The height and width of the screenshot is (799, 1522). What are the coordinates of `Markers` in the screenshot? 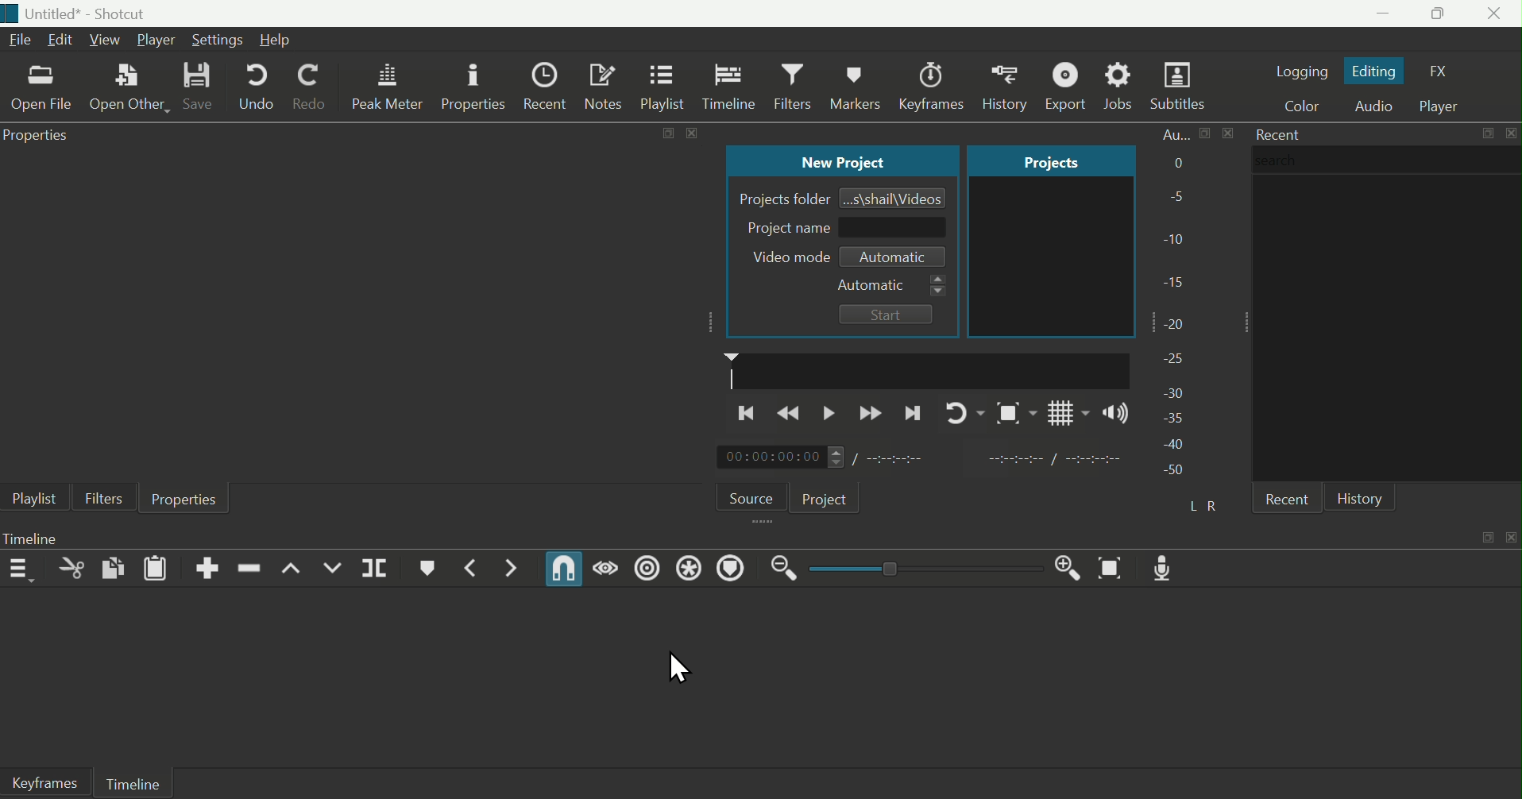 It's located at (932, 79).